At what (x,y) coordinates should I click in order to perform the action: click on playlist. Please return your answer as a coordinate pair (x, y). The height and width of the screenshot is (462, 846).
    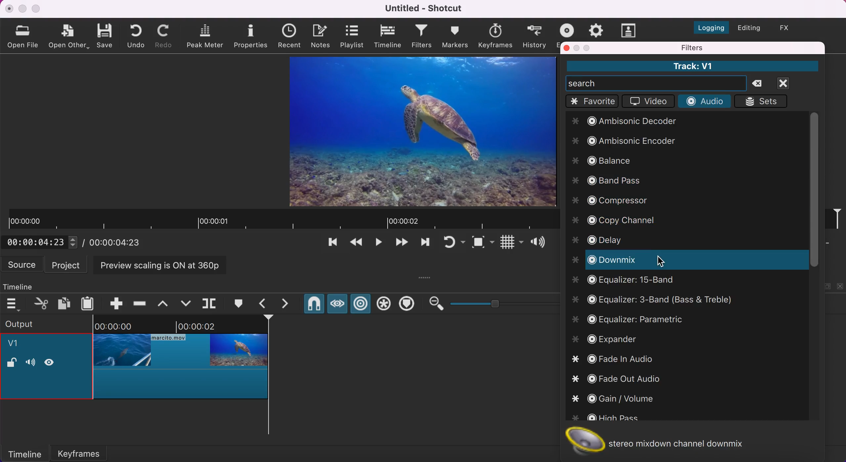
    Looking at the image, I should click on (352, 36).